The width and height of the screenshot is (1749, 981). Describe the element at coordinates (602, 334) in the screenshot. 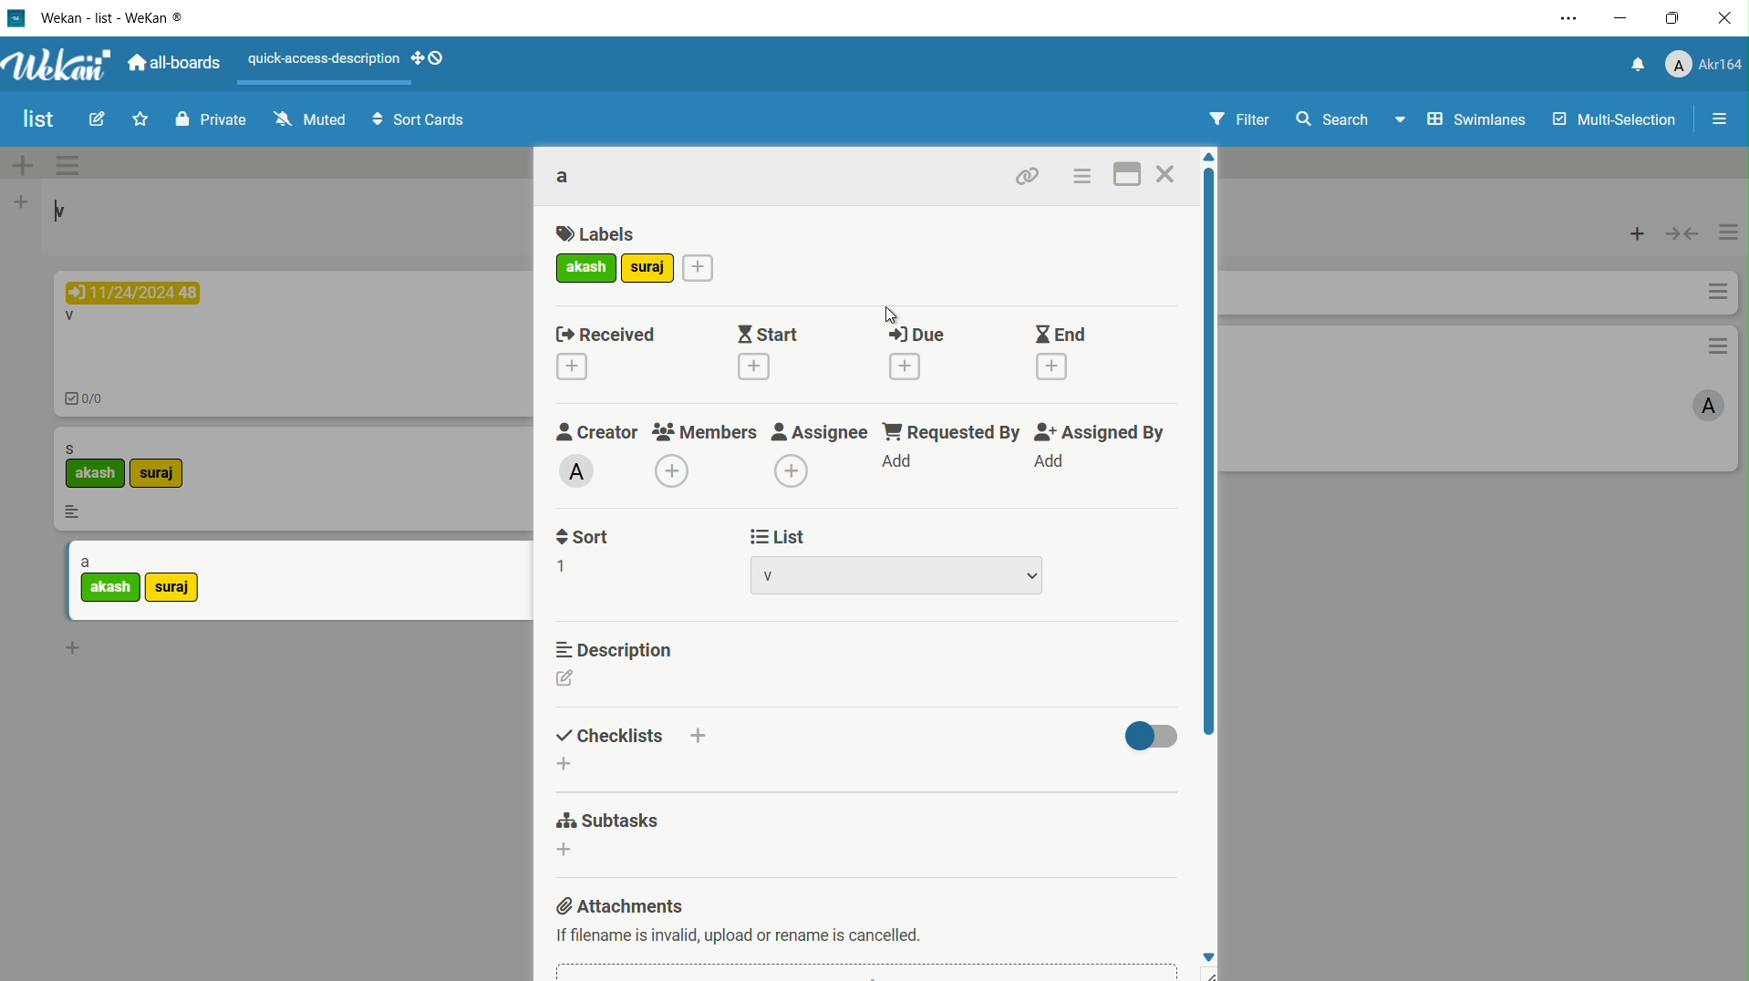

I see `Labels` at that location.